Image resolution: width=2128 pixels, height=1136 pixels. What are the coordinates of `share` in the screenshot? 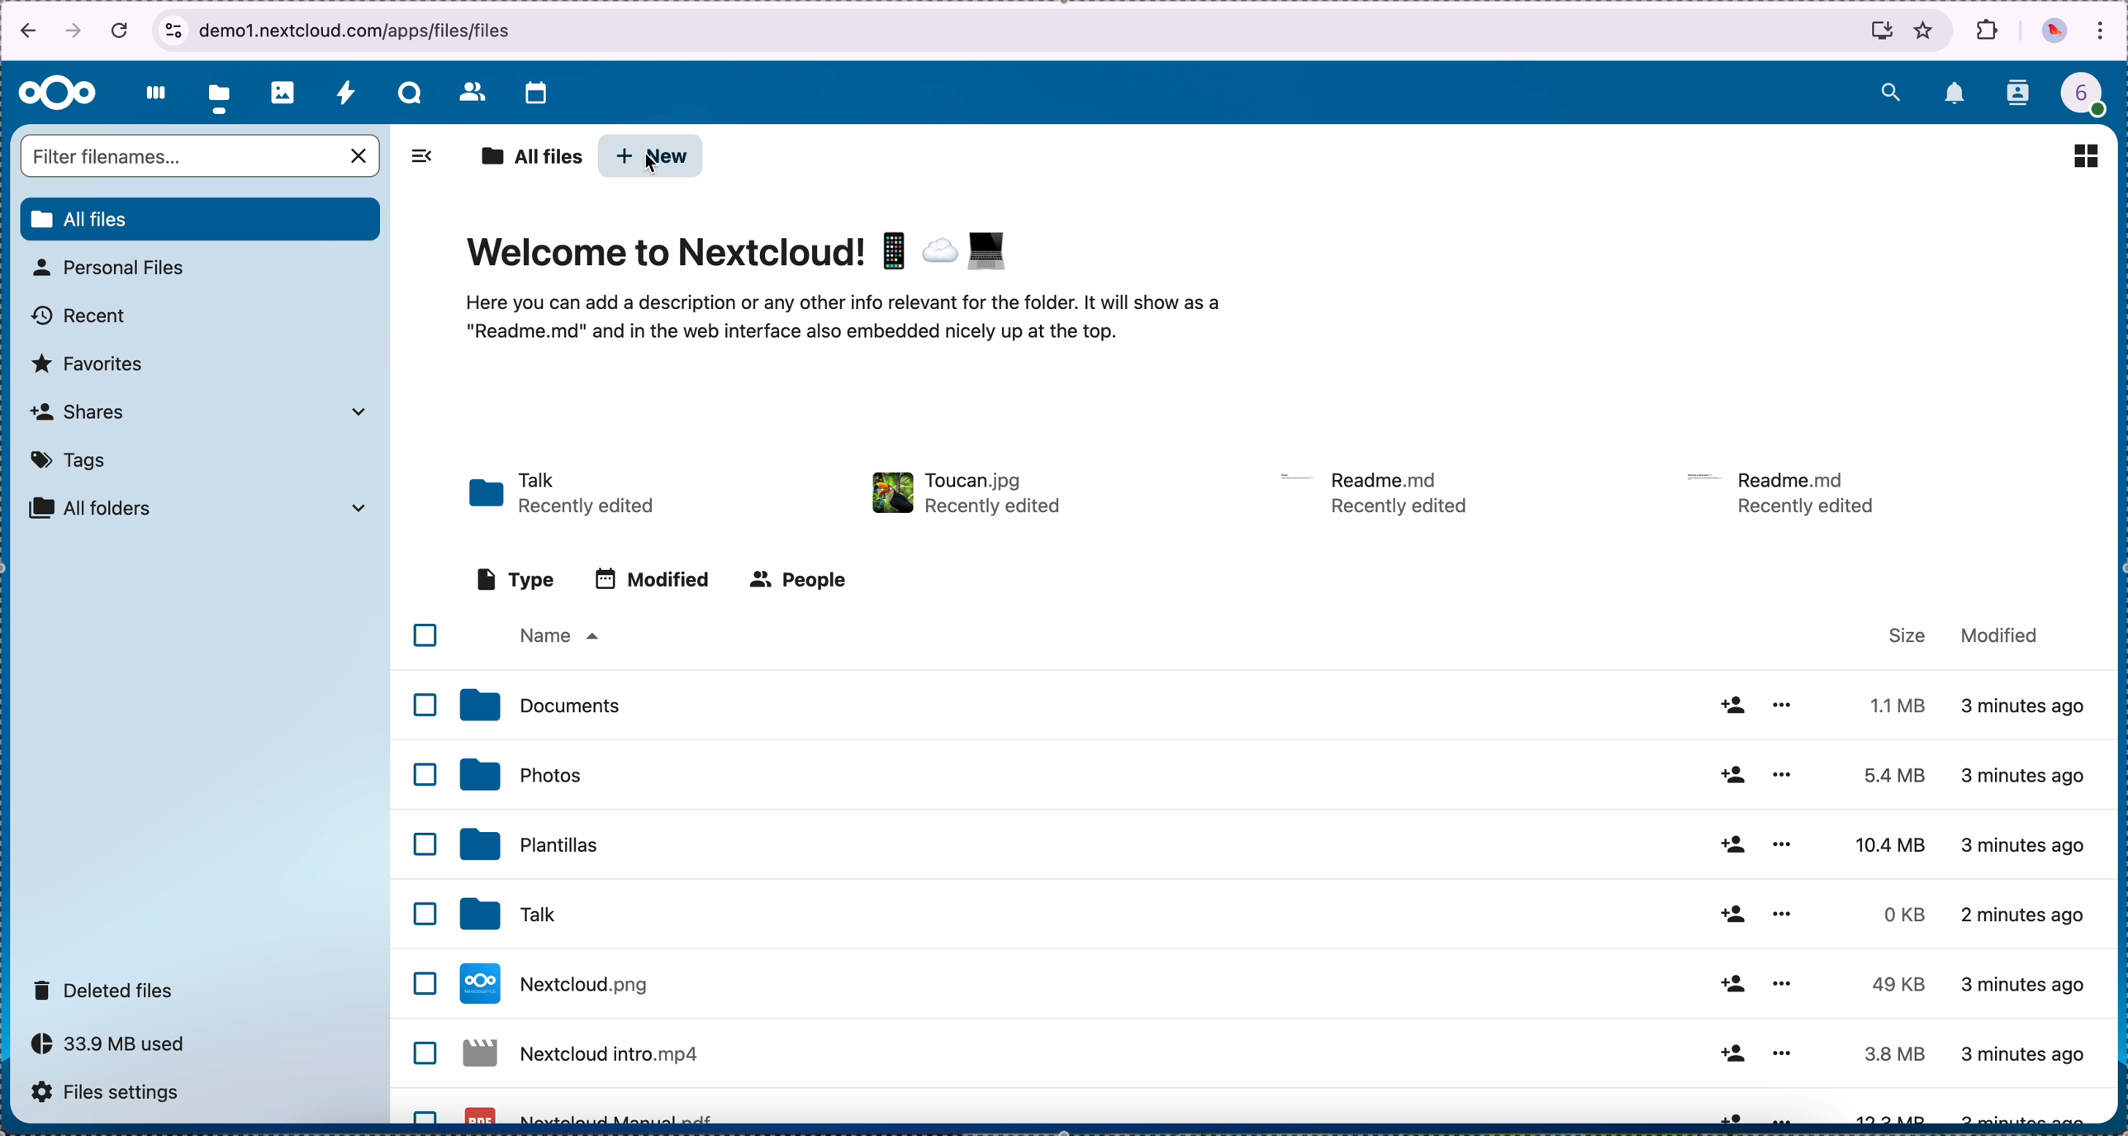 It's located at (1730, 1053).